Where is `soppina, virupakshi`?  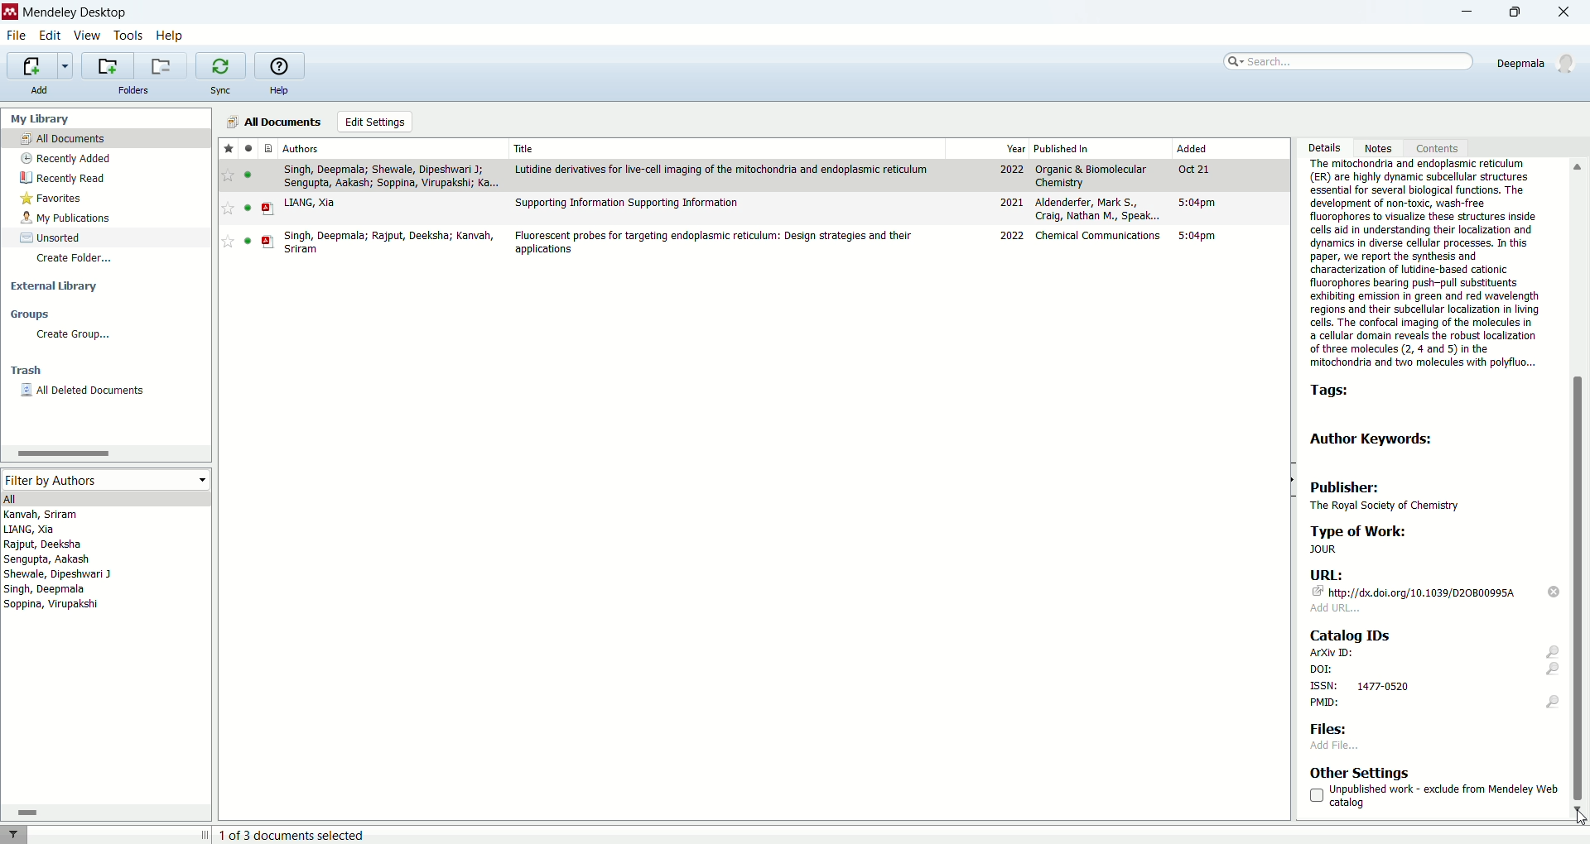
soppina, virupakshi is located at coordinates (52, 603).